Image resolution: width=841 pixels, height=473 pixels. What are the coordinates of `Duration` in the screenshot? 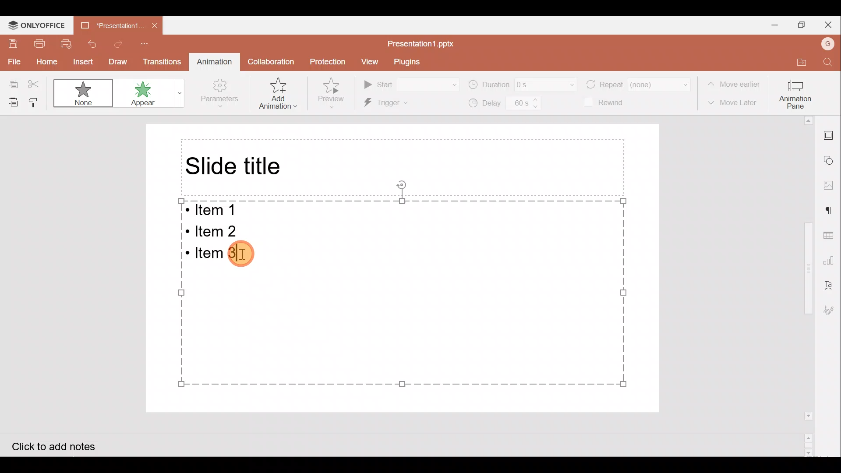 It's located at (522, 84).